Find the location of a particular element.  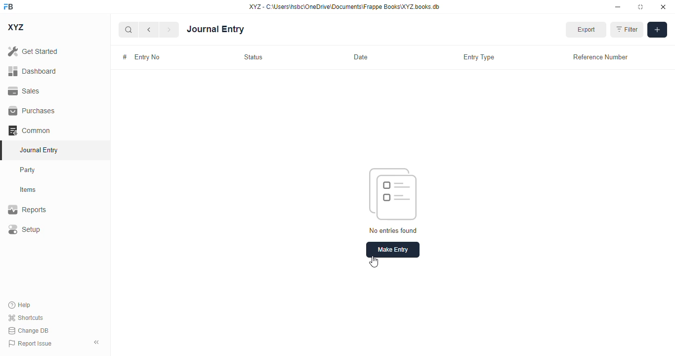

cursor is located at coordinates (374, 262).